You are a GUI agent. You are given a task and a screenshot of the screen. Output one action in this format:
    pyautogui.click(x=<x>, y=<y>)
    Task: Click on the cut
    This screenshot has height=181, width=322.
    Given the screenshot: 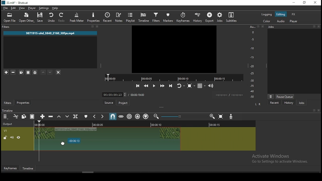 What is the action you would take?
    pyautogui.click(x=15, y=116)
    